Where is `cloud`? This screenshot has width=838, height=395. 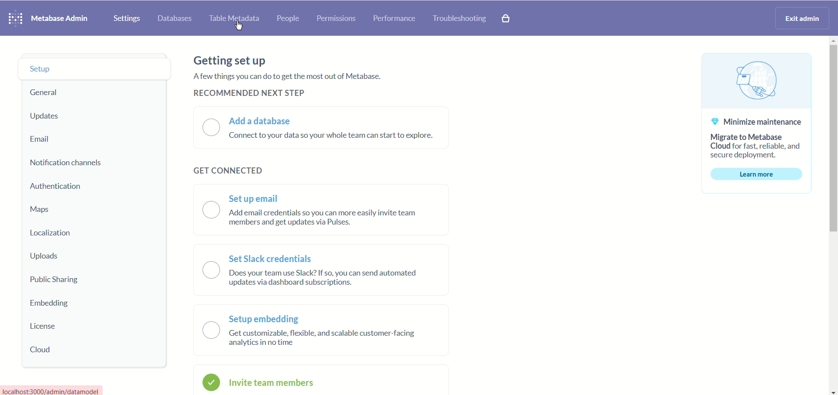
cloud is located at coordinates (73, 351).